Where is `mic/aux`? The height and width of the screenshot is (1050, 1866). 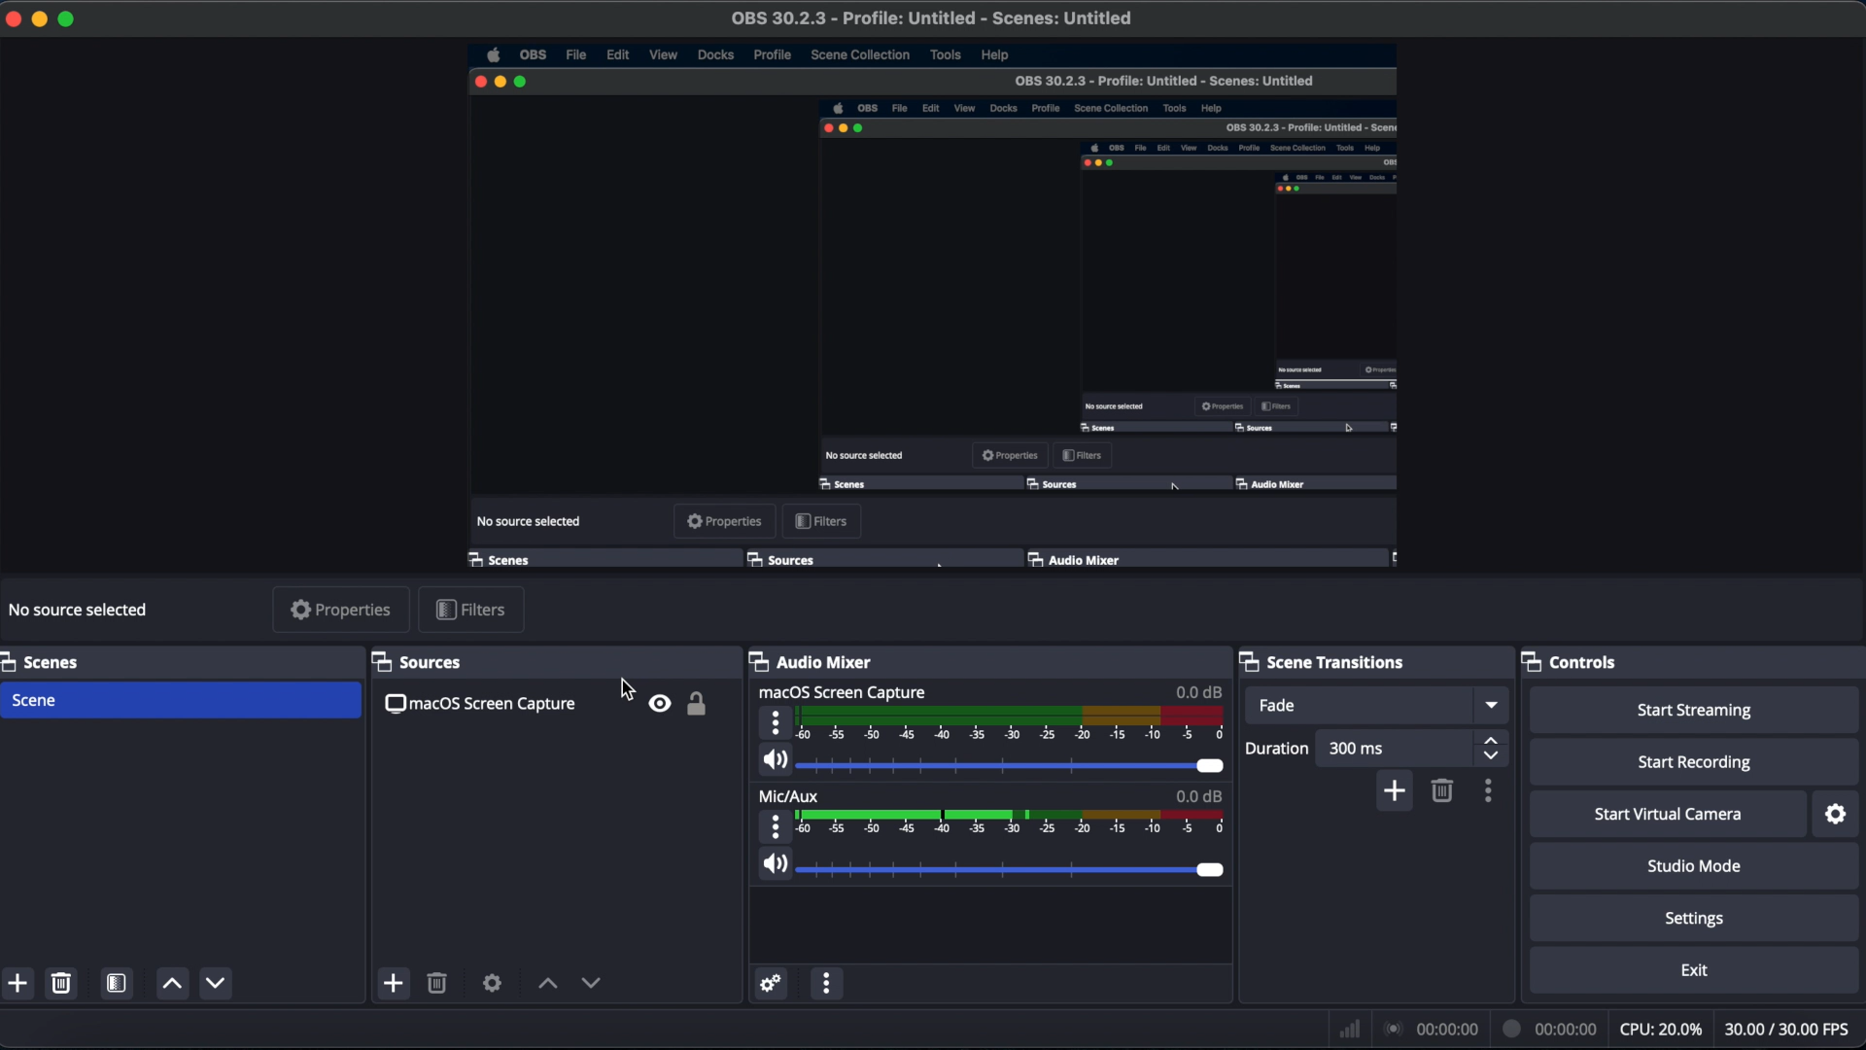 mic/aux is located at coordinates (790, 794).